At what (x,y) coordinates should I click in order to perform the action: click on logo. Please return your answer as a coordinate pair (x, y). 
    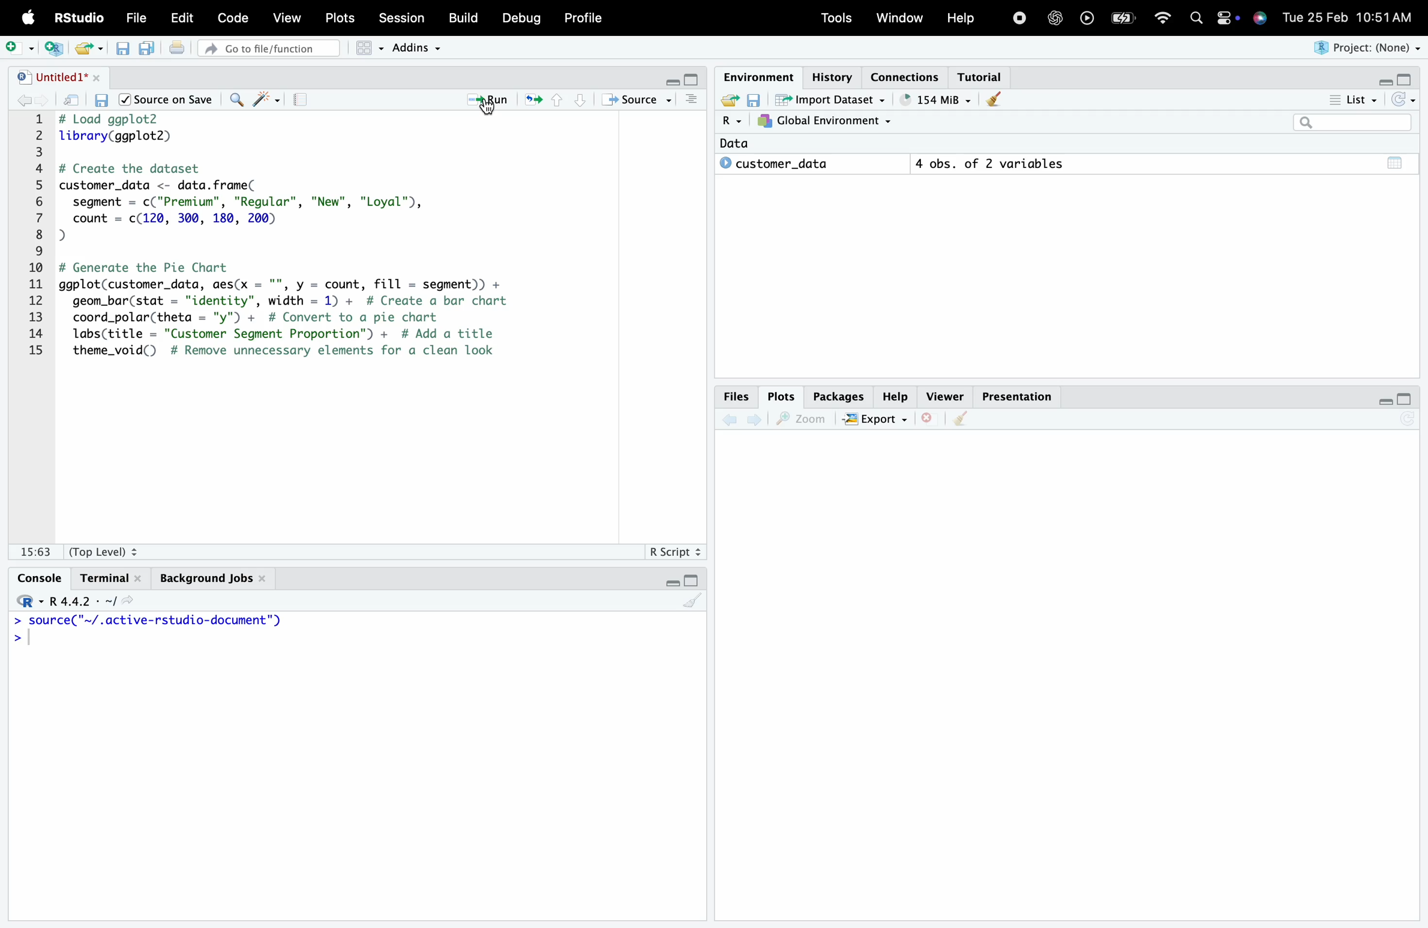
    Looking at the image, I should click on (29, 19).